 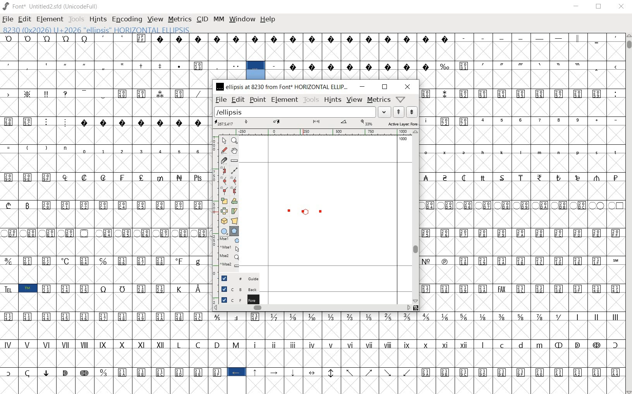 What do you see at coordinates (224, 170) in the screenshot?
I see `change whether spiro is active or not` at bounding box center [224, 170].